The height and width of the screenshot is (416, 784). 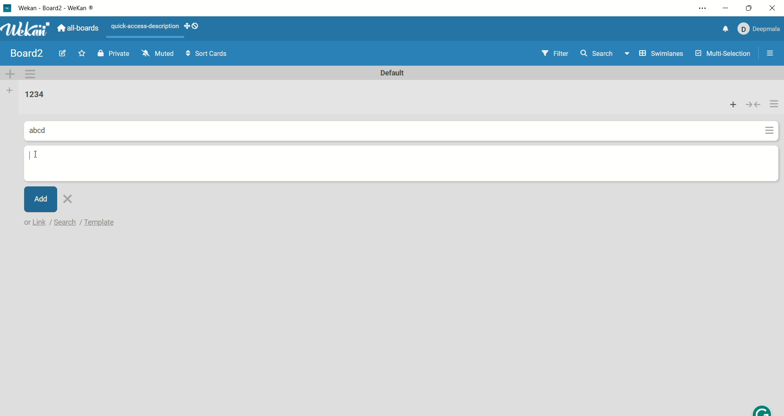 I want to click on swimlanes, so click(x=661, y=51).